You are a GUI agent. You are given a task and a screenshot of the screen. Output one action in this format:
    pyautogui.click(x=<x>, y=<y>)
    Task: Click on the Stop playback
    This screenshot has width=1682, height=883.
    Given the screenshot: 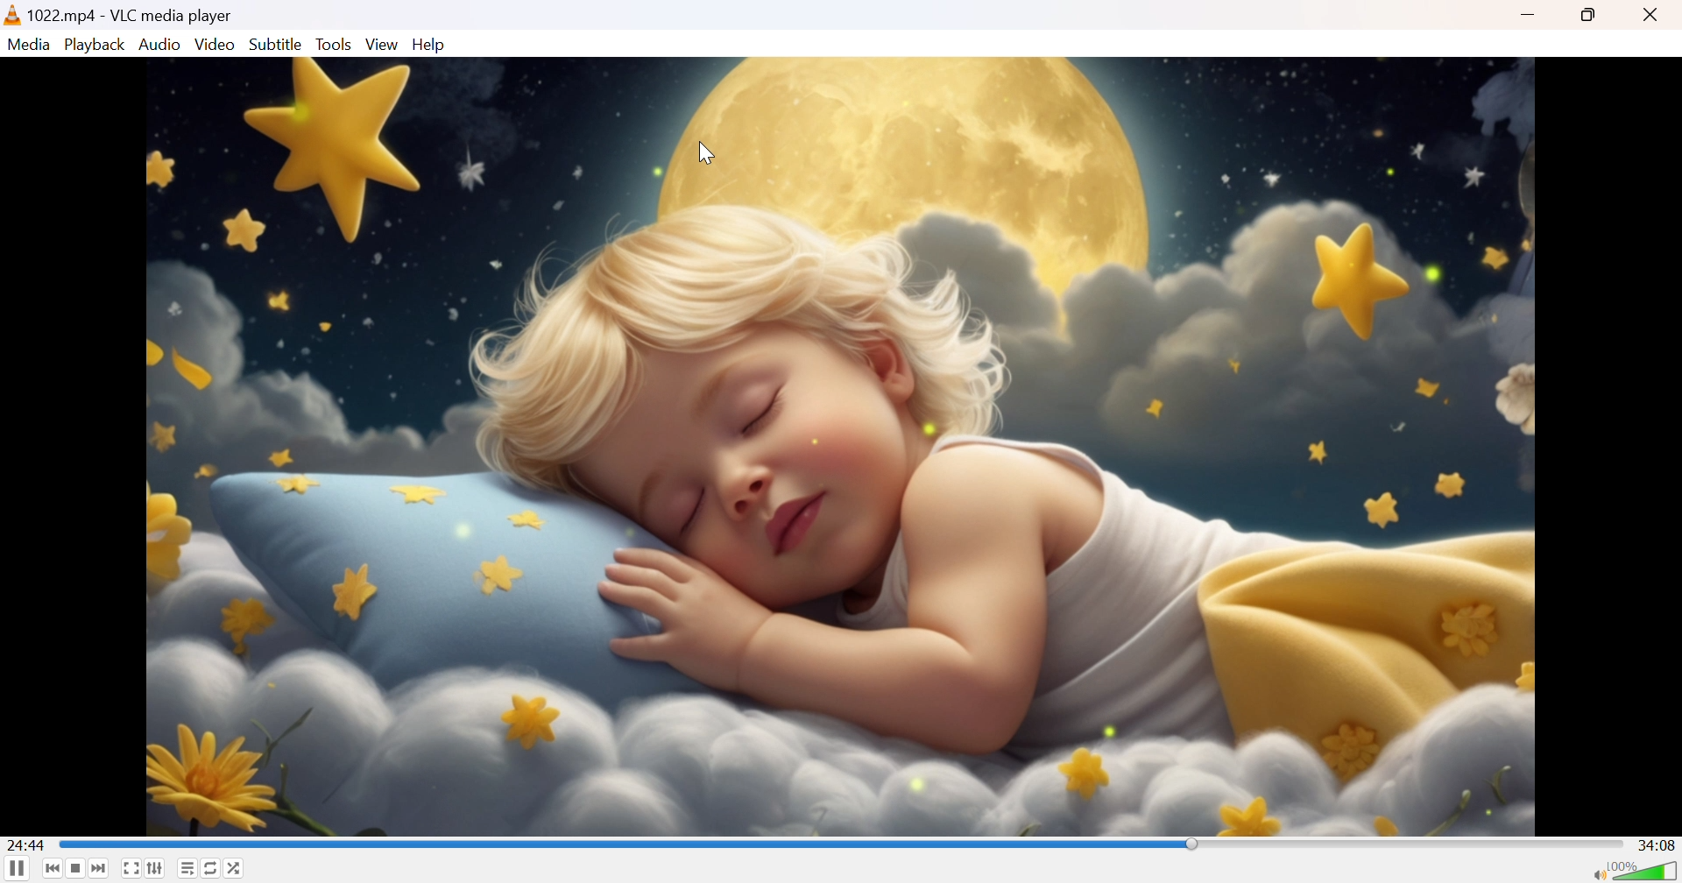 What is the action you would take?
    pyautogui.click(x=77, y=869)
    